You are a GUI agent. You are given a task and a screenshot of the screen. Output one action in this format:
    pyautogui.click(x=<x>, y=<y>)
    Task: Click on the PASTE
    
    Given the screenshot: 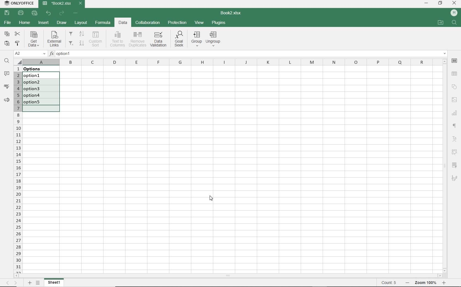 What is the action you would take?
    pyautogui.click(x=8, y=43)
    